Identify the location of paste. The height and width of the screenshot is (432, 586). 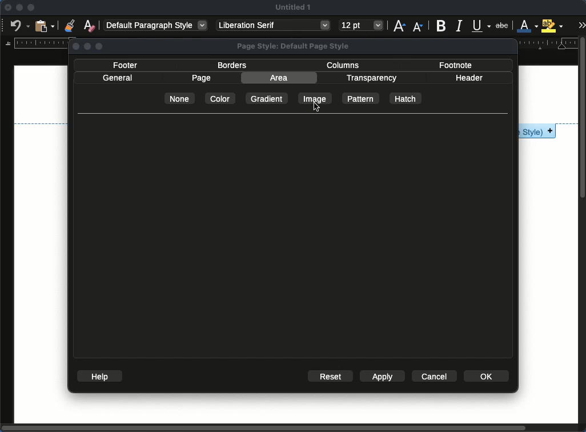
(45, 25).